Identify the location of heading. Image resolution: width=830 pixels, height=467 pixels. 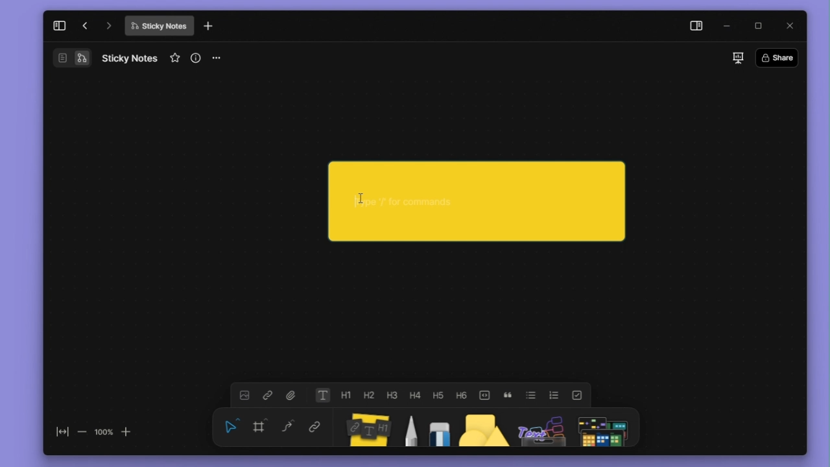
(466, 396).